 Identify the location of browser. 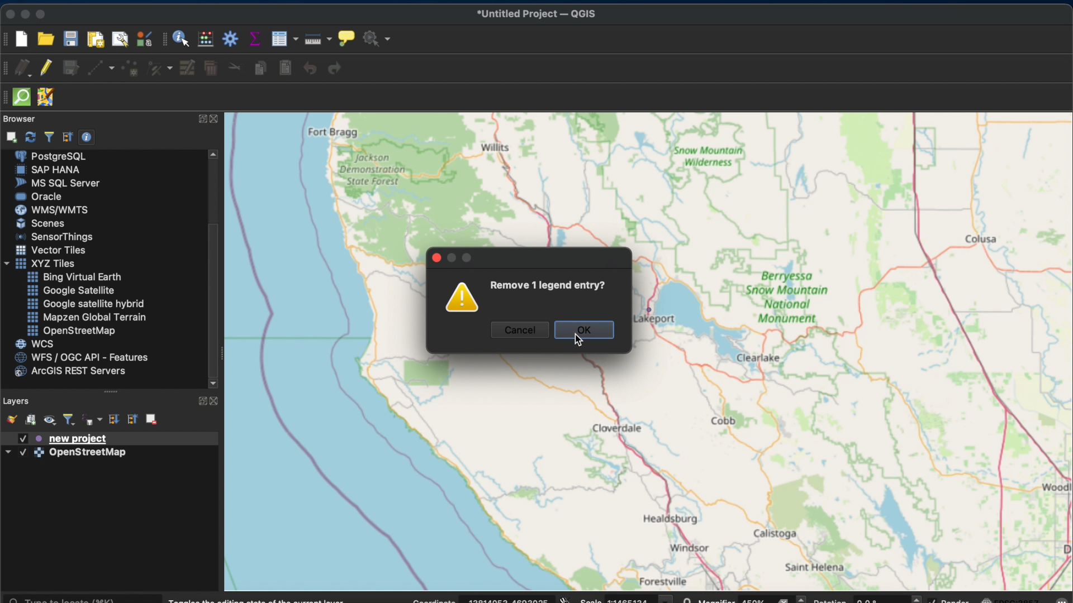
(19, 119).